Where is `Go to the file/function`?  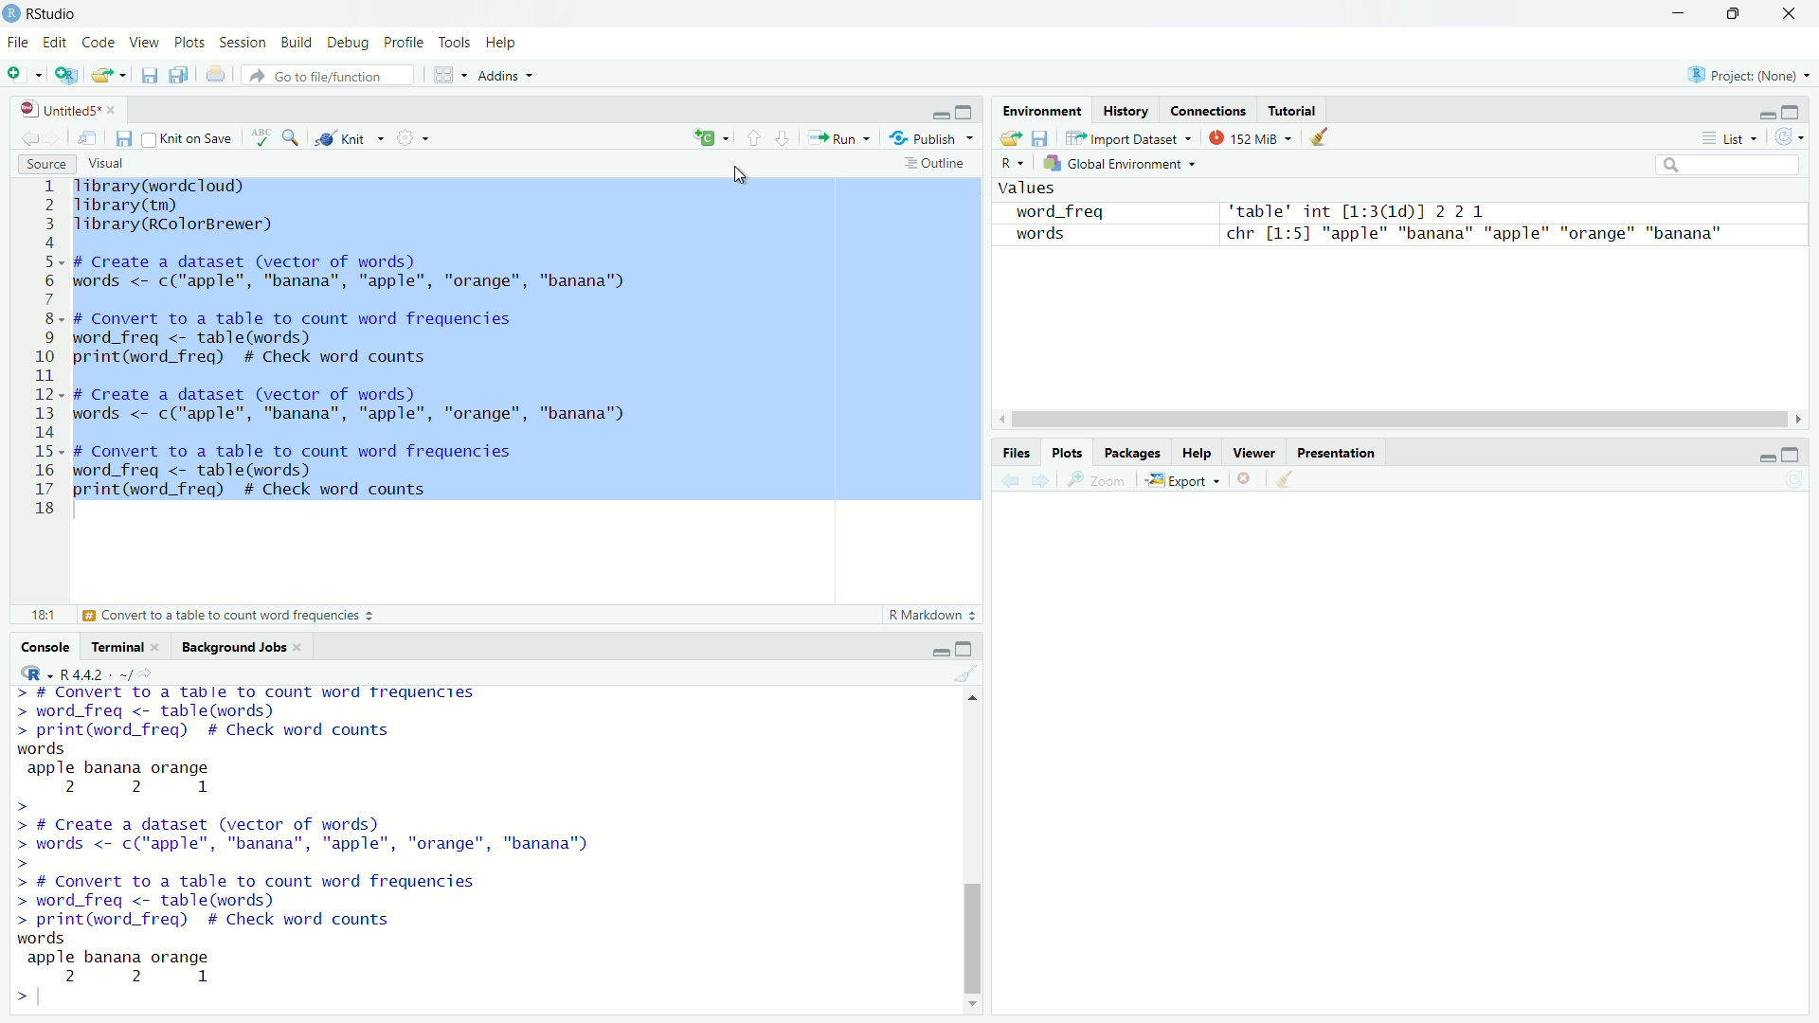
Go to the file/function is located at coordinates (327, 76).